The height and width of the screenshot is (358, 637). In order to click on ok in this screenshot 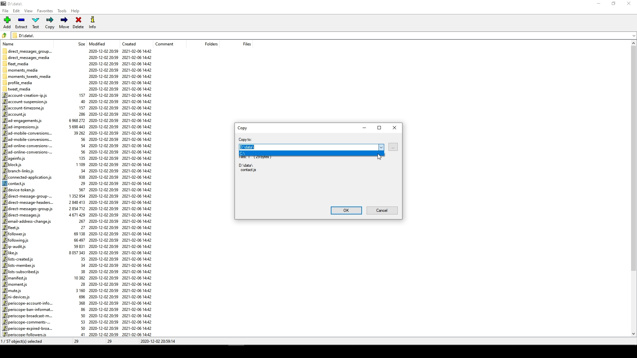, I will do `click(344, 210)`.